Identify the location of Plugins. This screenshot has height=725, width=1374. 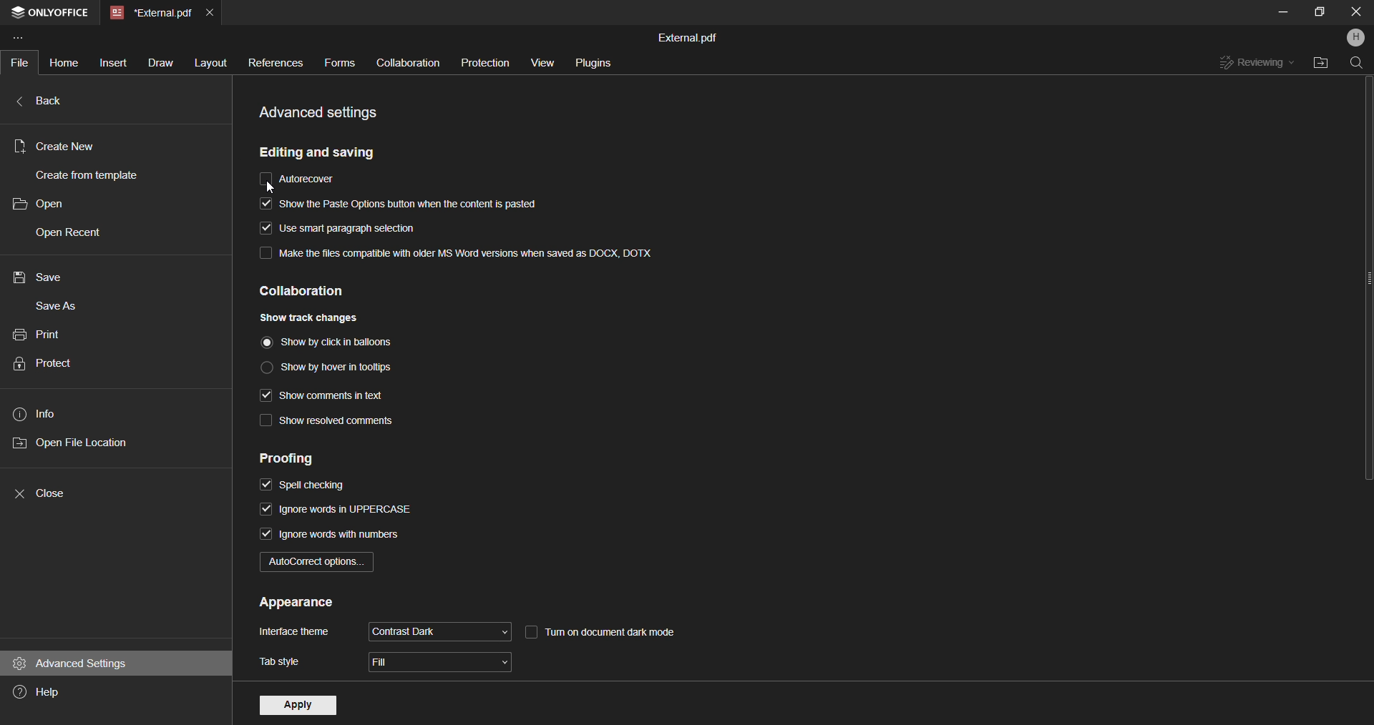
(592, 61).